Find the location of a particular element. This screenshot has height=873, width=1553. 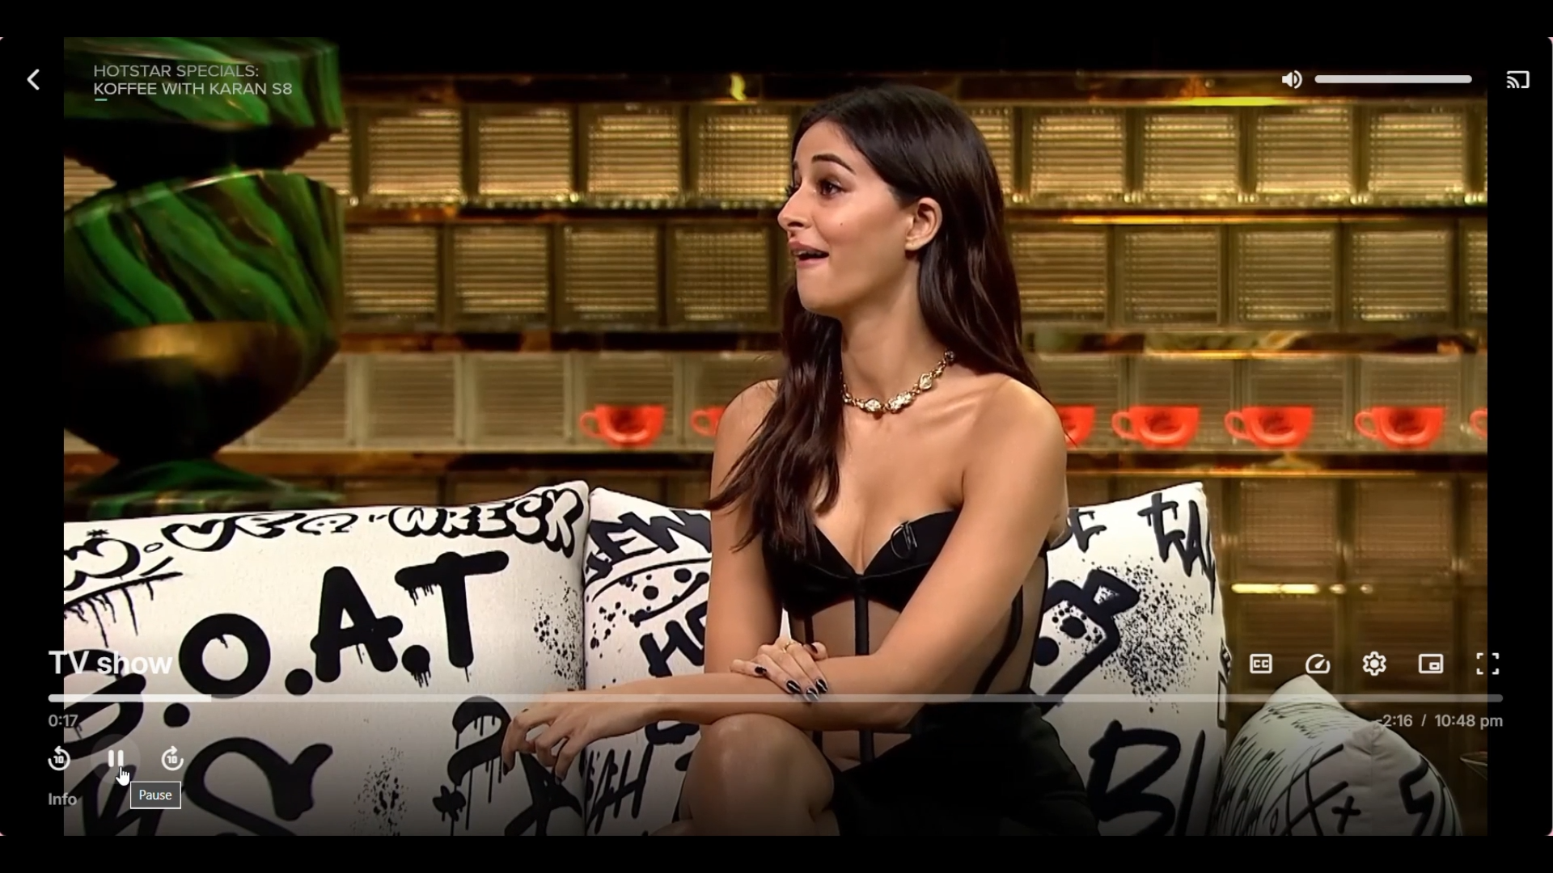

Go back is located at coordinates (36, 79).